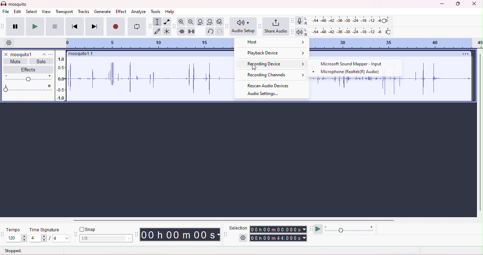 The image size is (483, 255). Describe the element at coordinates (34, 26) in the screenshot. I see `play` at that location.